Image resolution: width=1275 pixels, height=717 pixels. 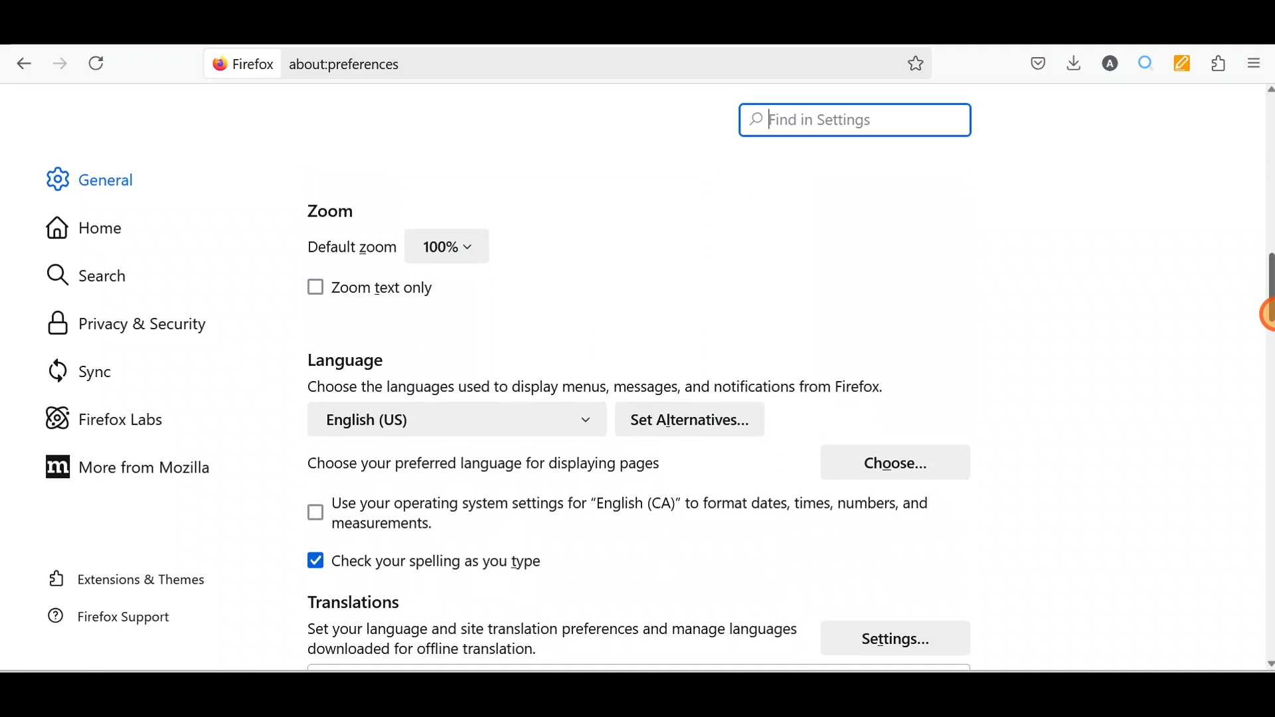 What do you see at coordinates (62, 62) in the screenshot?
I see `Go forward back one page` at bounding box center [62, 62].